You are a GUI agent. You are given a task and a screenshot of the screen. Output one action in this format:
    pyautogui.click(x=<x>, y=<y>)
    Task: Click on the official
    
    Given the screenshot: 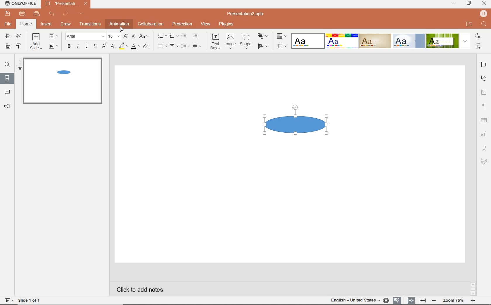 What is the action you would take?
    pyautogui.click(x=409, y=41)
    